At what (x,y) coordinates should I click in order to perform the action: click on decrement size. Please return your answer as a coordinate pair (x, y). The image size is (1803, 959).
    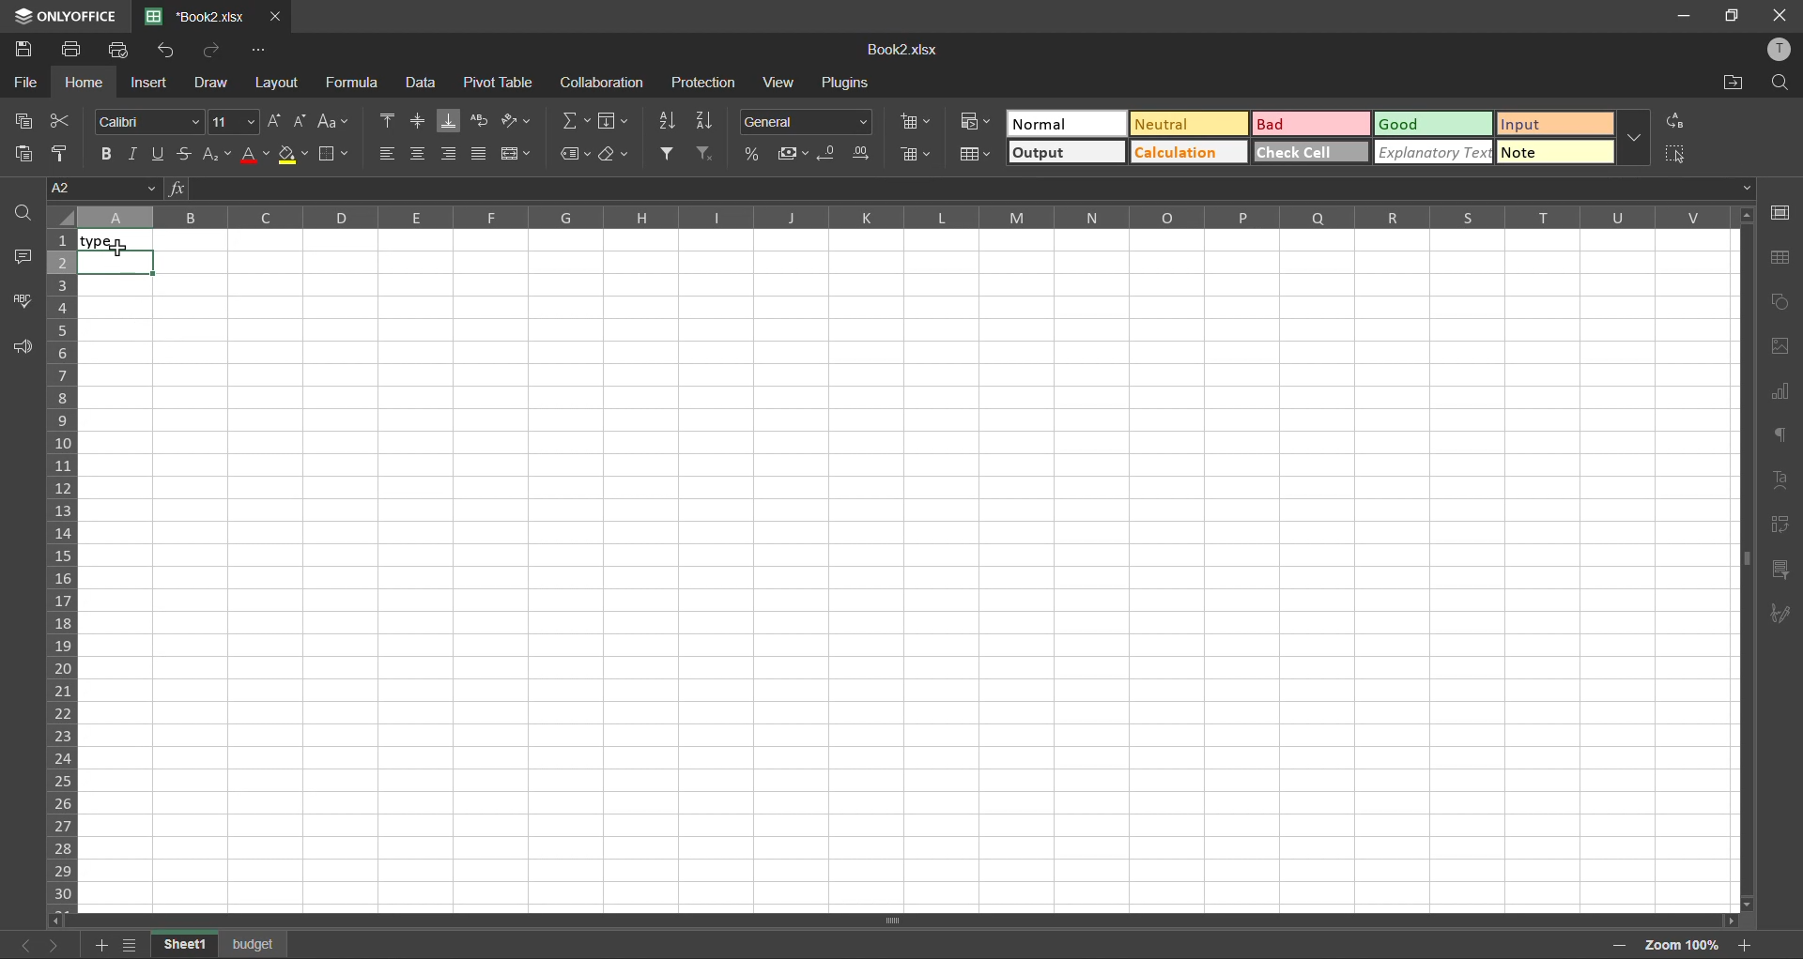
    Looking at the image, I should click on (303, 122).